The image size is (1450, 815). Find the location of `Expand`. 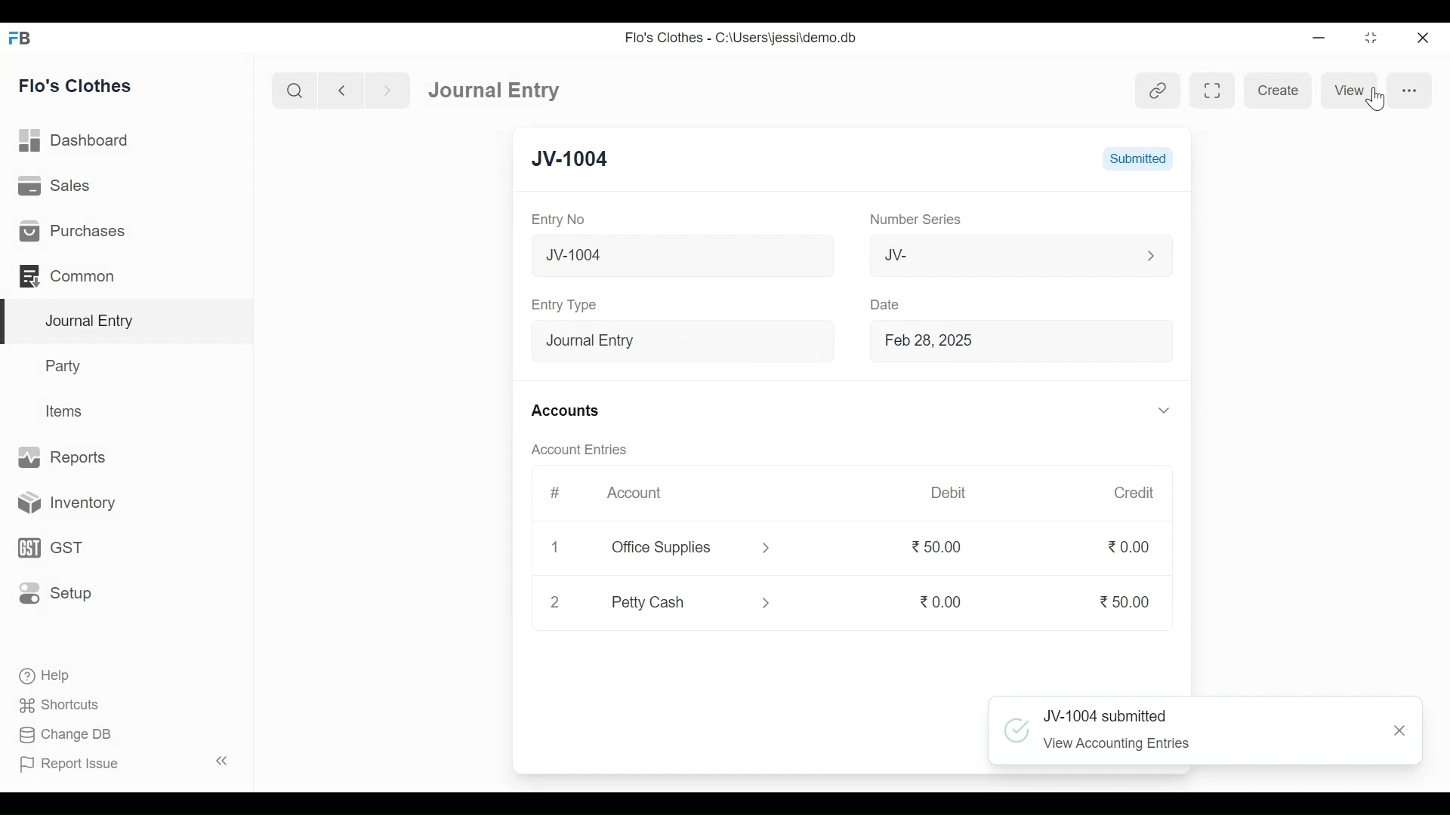

Expand is located at coordinates (764, 602).